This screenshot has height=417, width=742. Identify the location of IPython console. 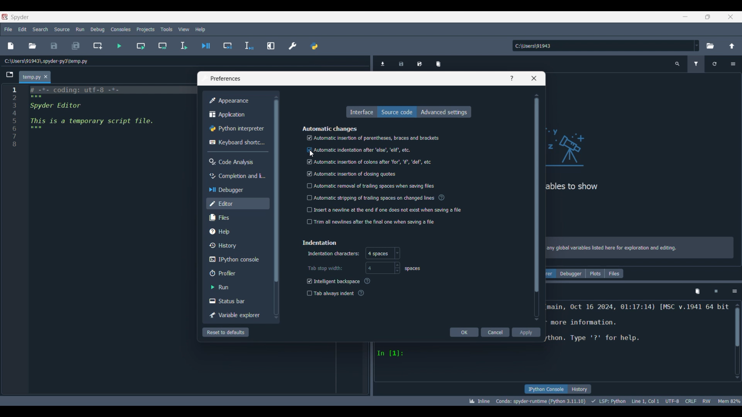
(238, 260).